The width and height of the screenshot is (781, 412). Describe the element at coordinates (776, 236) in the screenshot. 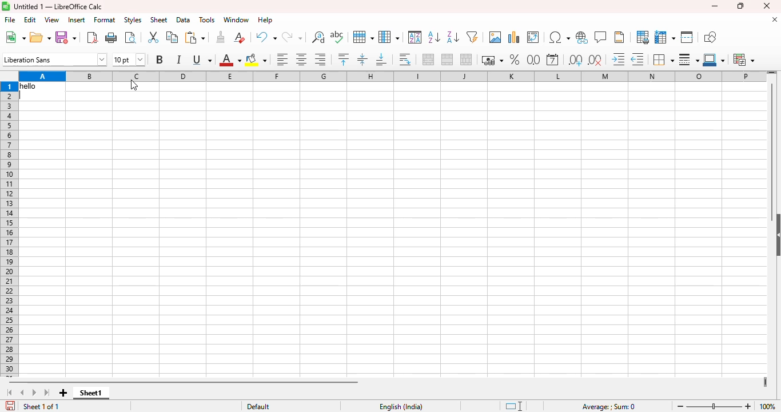

I see `show` at that location.